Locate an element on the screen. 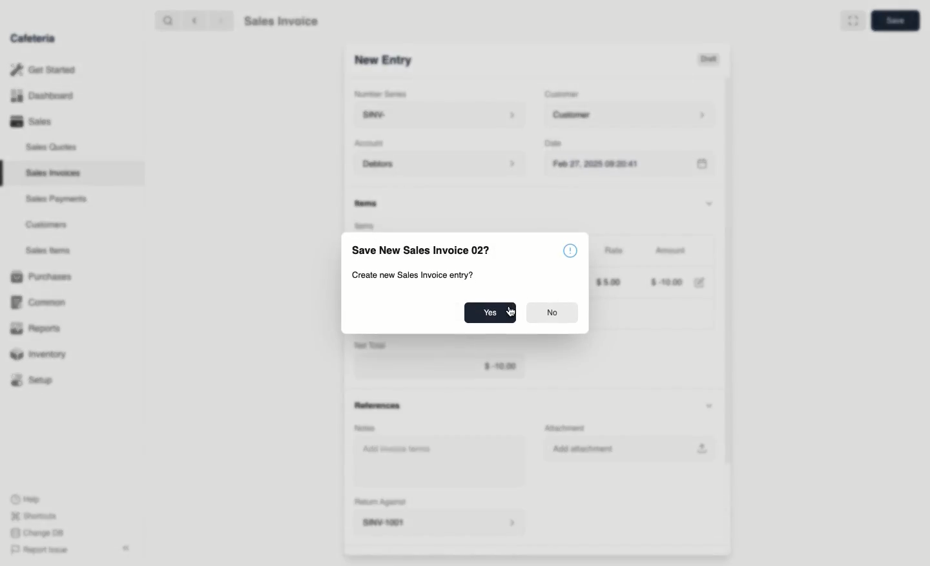  ‘Customer is located at coordinates (564, 94).